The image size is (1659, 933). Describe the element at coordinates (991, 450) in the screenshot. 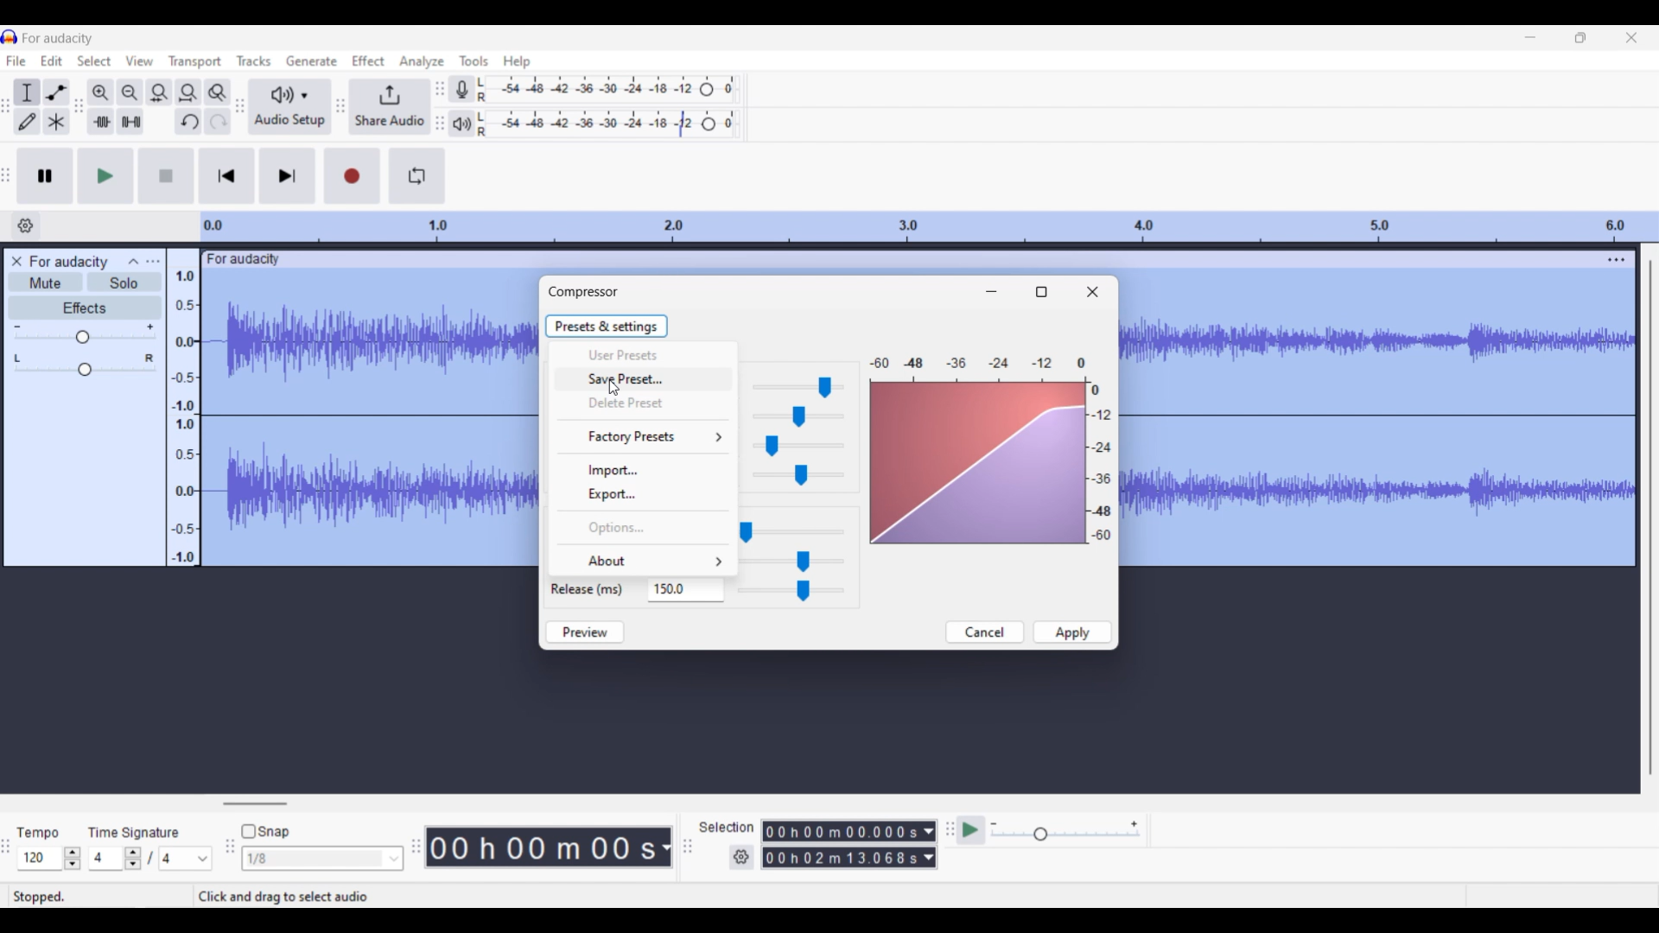

I see `Current output ` at that location.